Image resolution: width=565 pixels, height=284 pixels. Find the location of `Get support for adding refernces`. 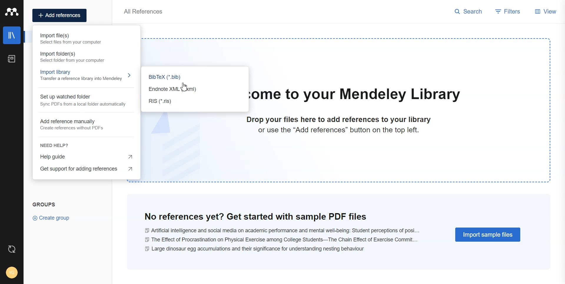

Get support for adding refernces is located at coordinates (85, 172).